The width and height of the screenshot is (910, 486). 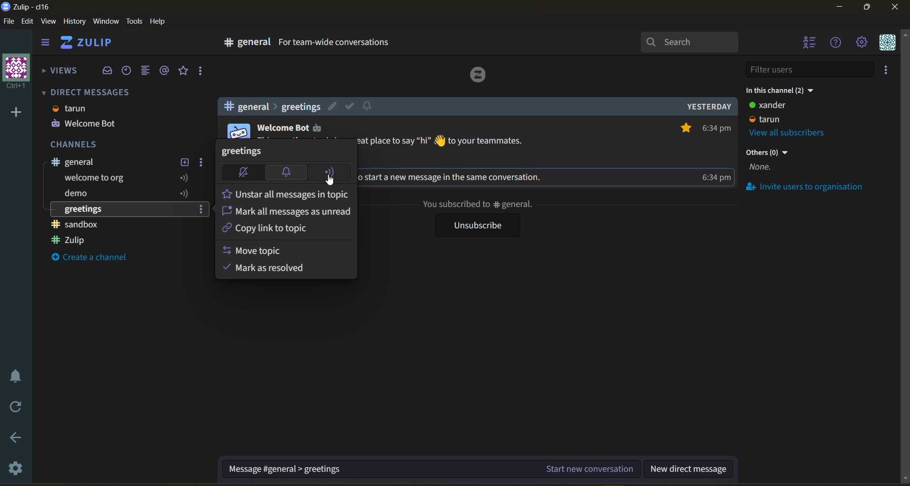 I want to click on add  a new organisation, so click(x=17, y=115).